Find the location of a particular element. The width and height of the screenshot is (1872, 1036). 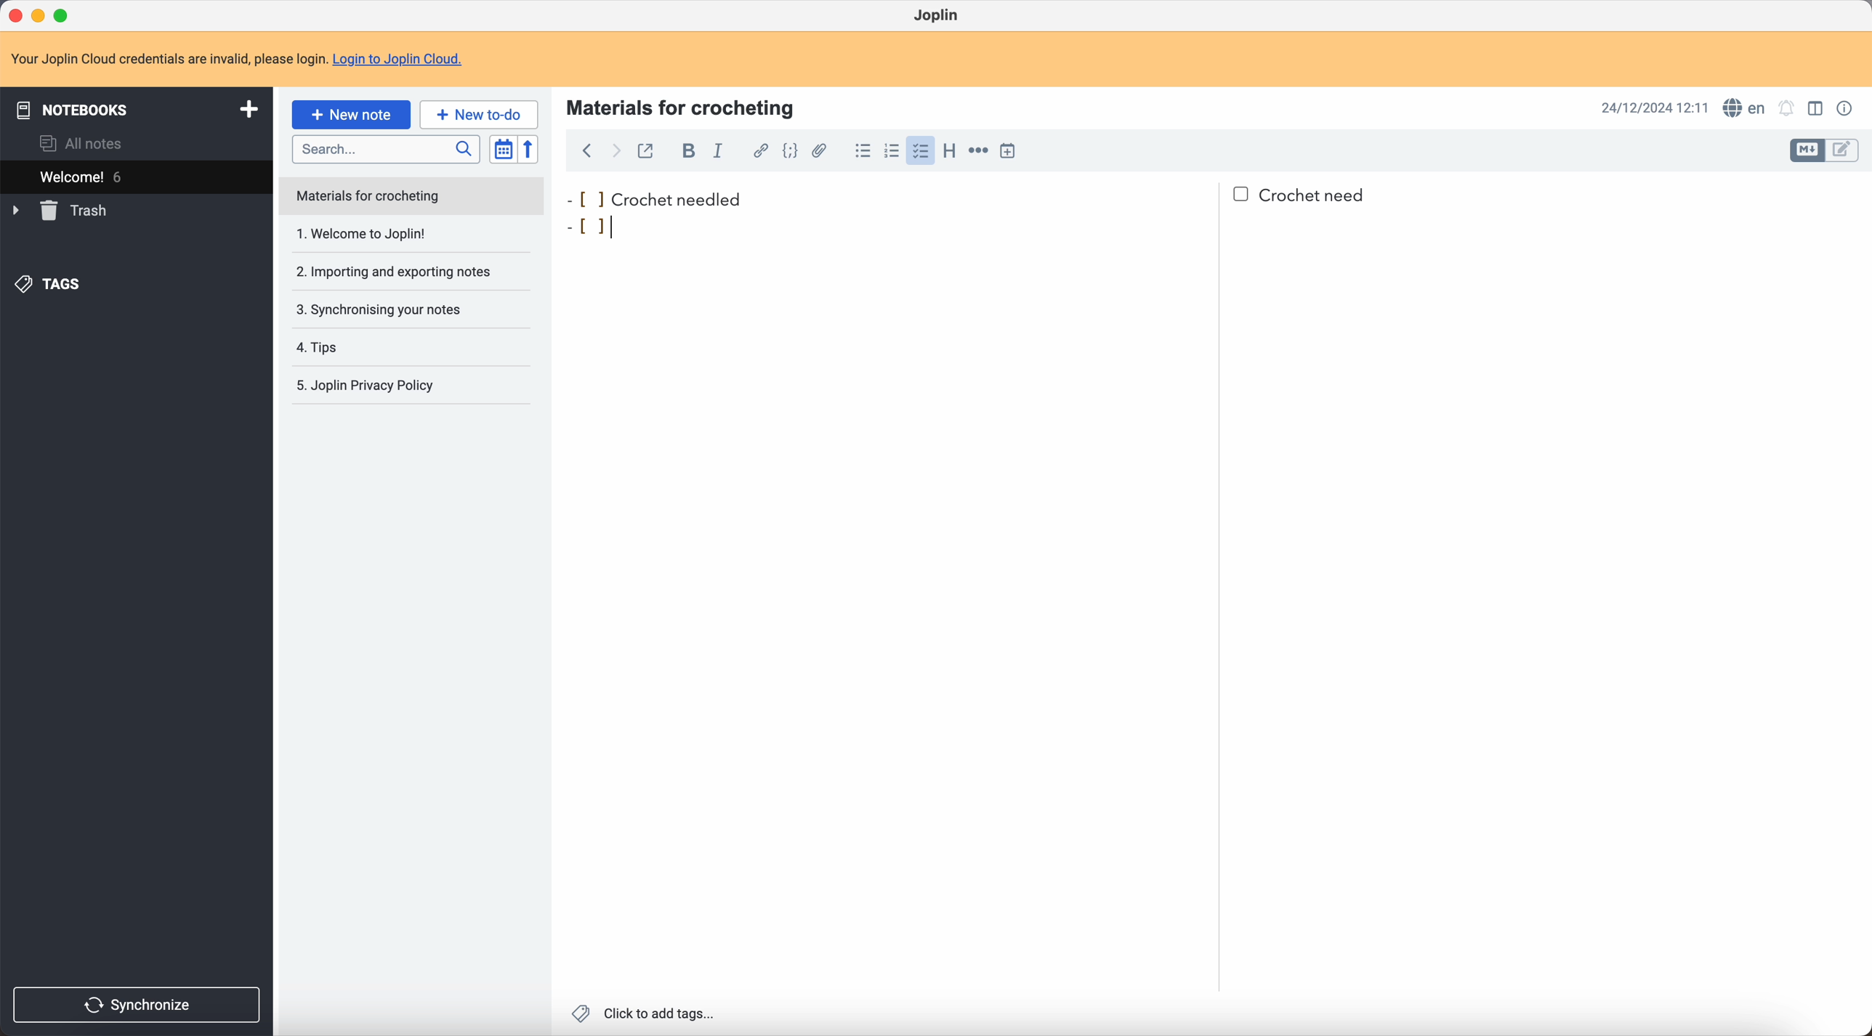

code is located at coordinates (792, 152).